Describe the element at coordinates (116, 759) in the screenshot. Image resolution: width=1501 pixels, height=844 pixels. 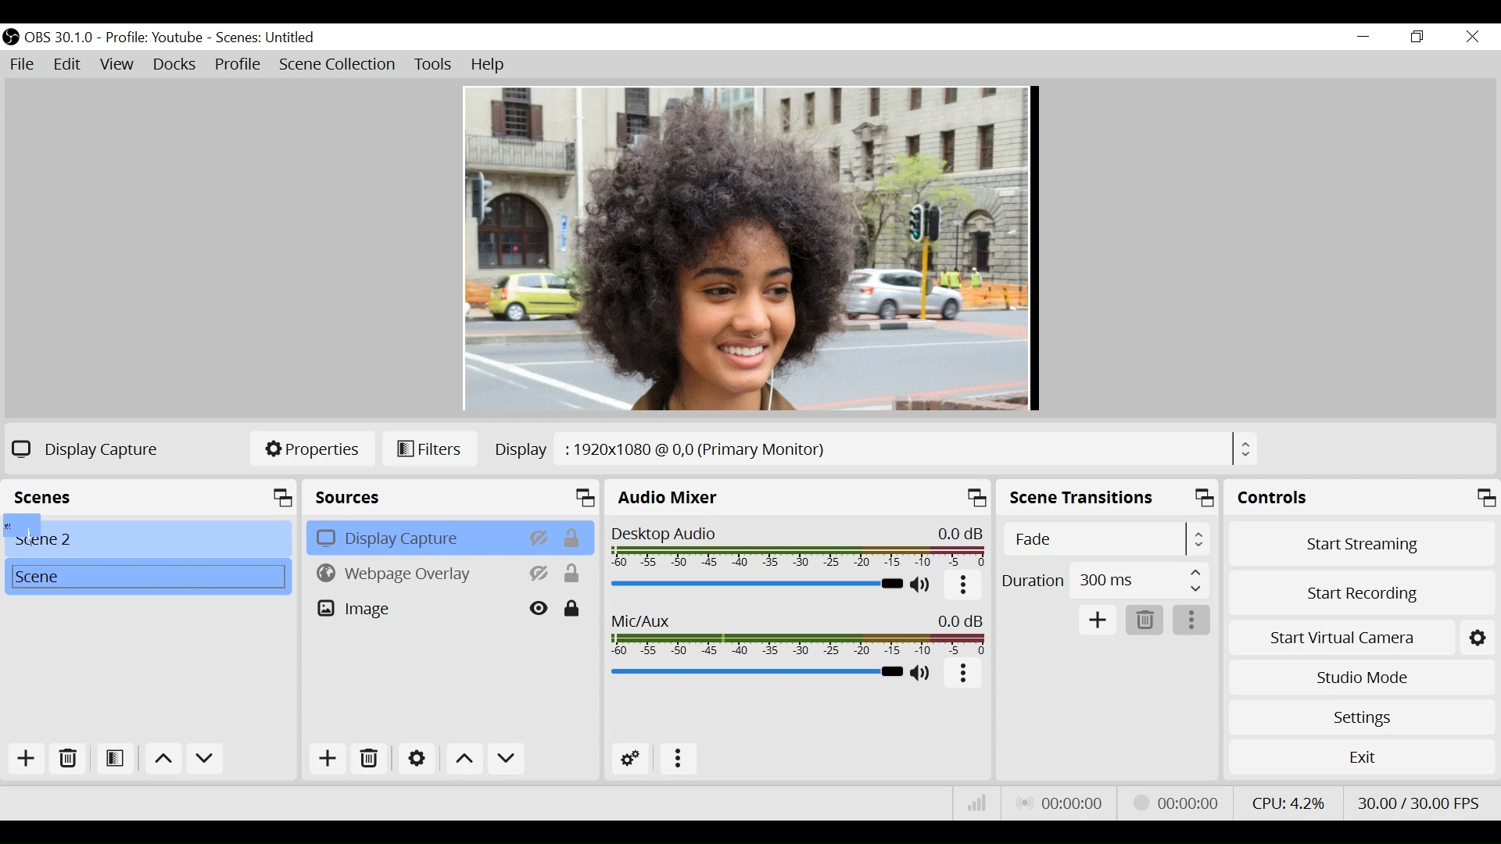
I see `Open Filter Scene` at that location.